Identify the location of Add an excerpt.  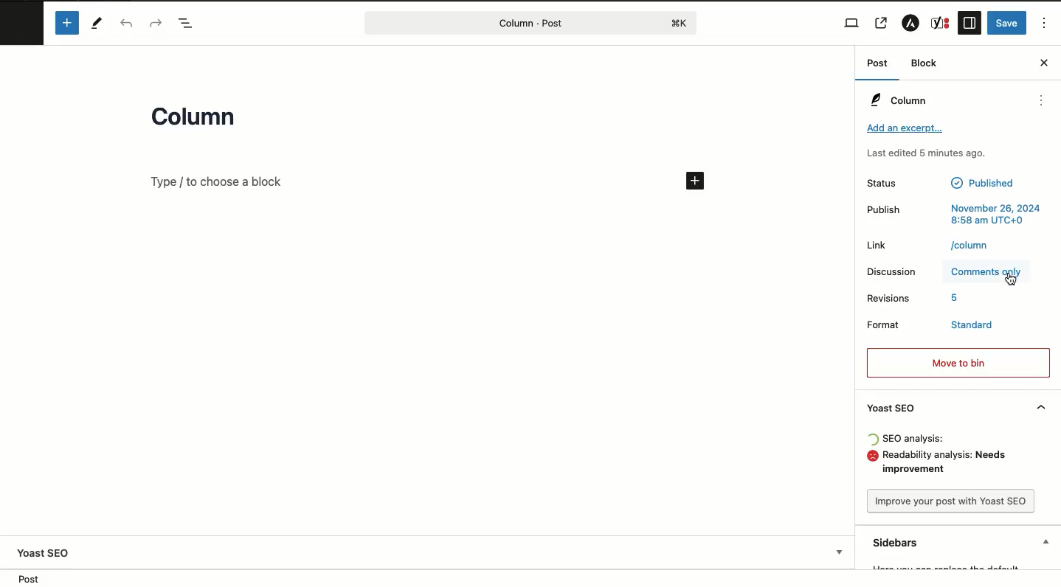
(905, 130).